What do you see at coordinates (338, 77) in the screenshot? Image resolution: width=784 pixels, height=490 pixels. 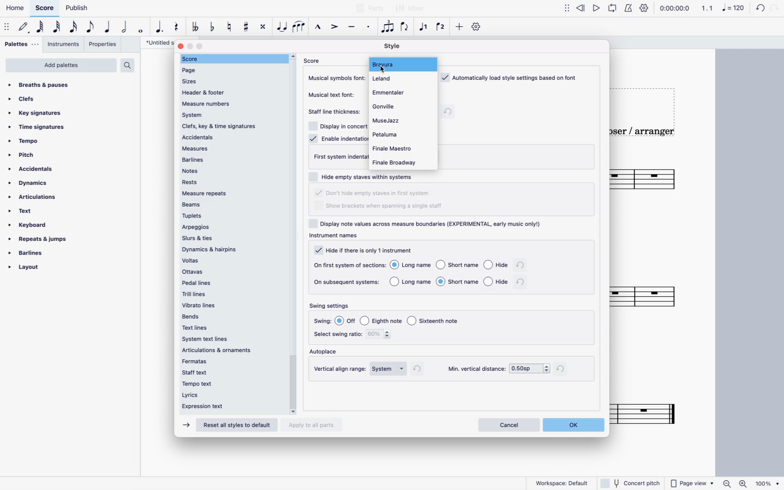 I see `musical symbols font` at bounding box center [338, 77].